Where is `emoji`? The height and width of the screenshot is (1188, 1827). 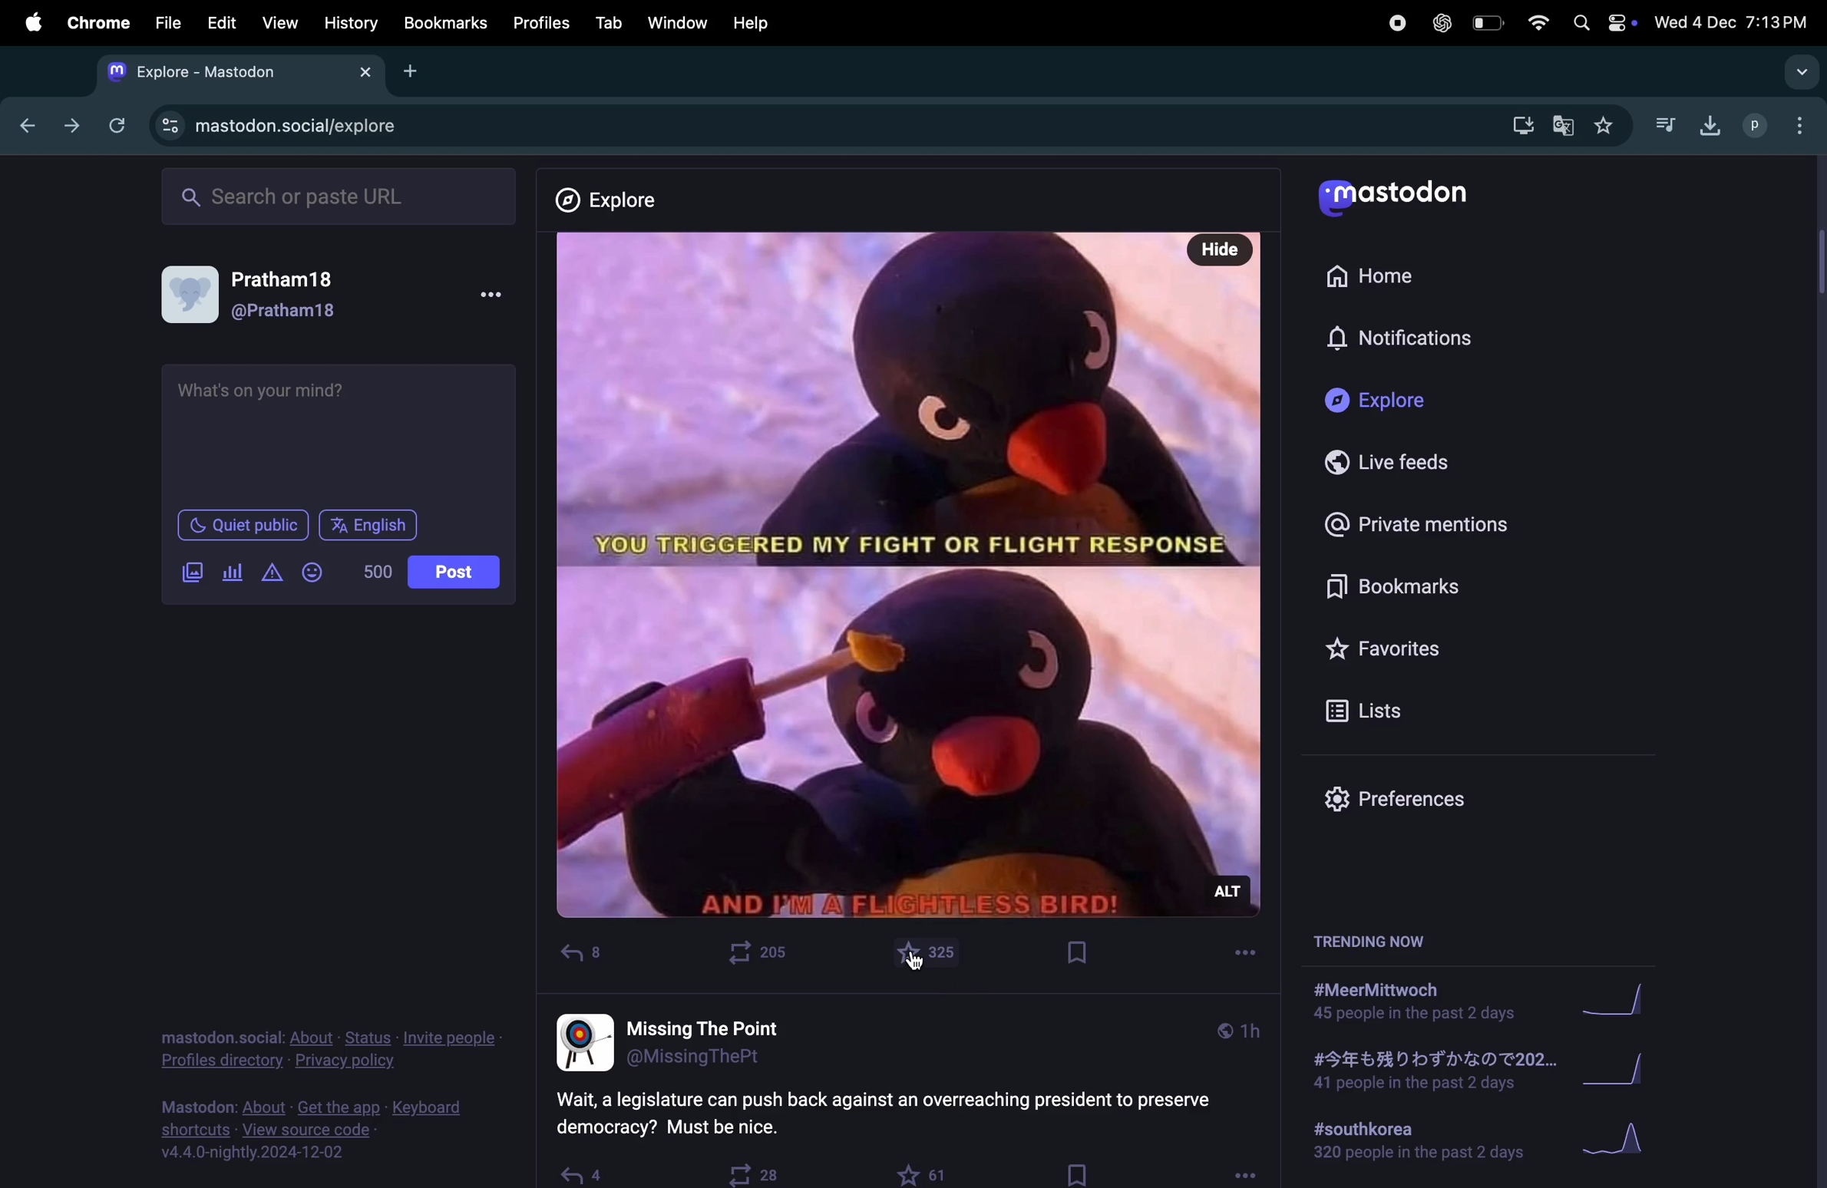
emoji is located at coordinates (319, 571).